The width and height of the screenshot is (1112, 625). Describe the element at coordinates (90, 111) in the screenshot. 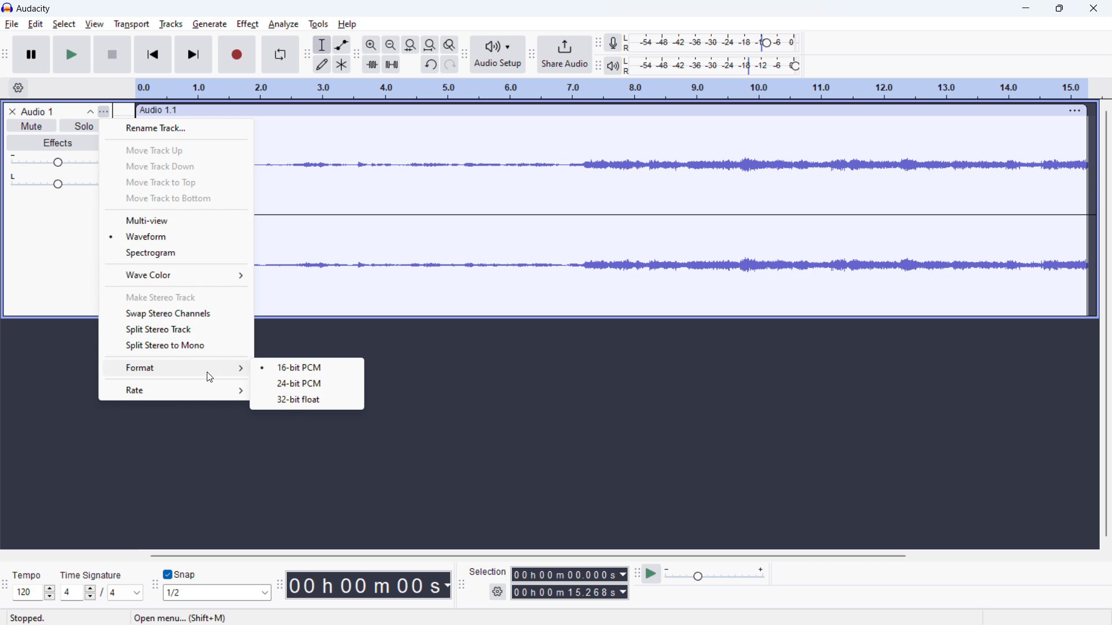

I see `collapse` at that location.